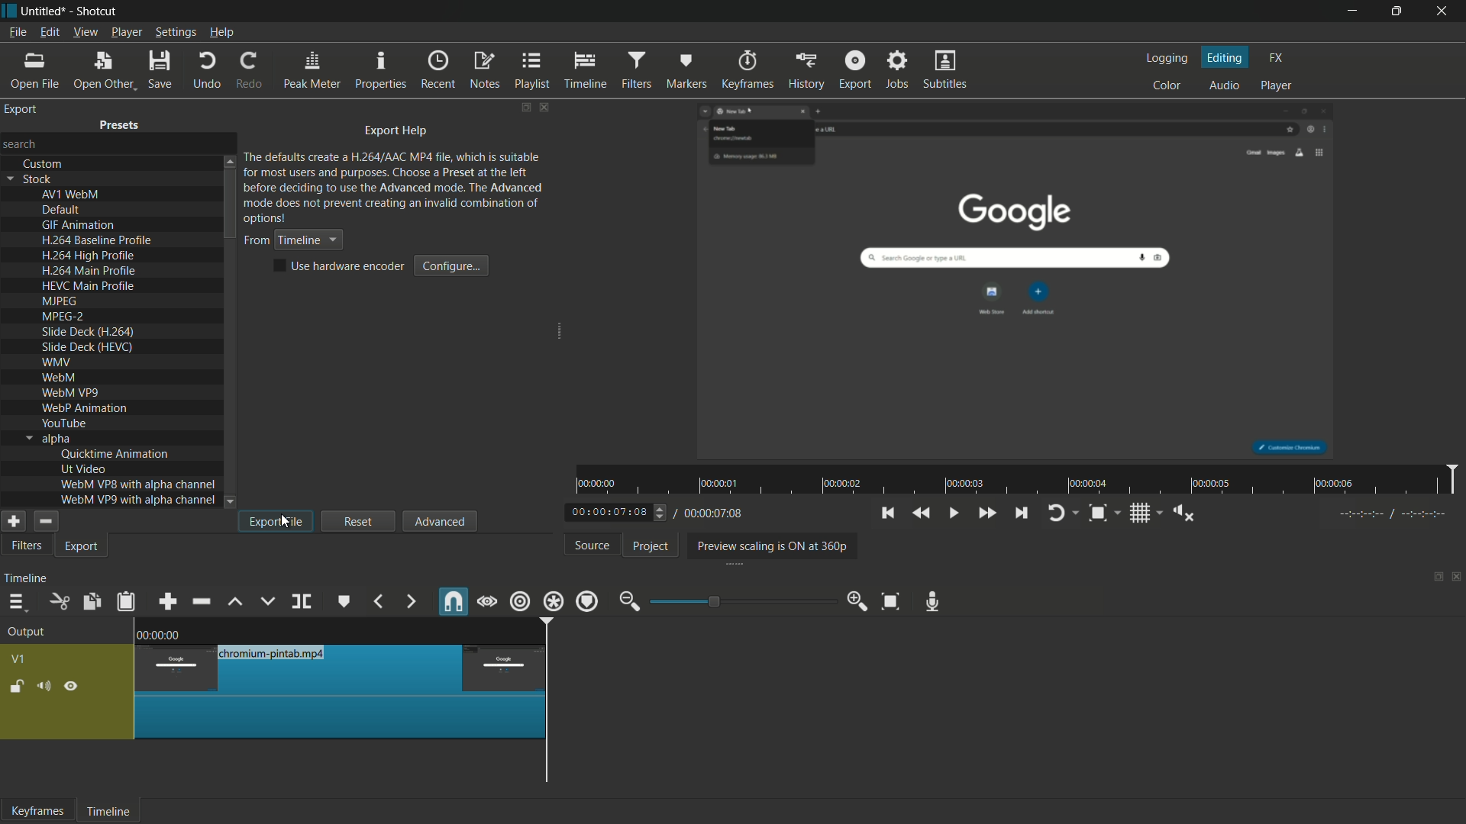  What do you see at coordinates (161, 69) in the screenshot?
I see `save` at bounding box center [161, 69].